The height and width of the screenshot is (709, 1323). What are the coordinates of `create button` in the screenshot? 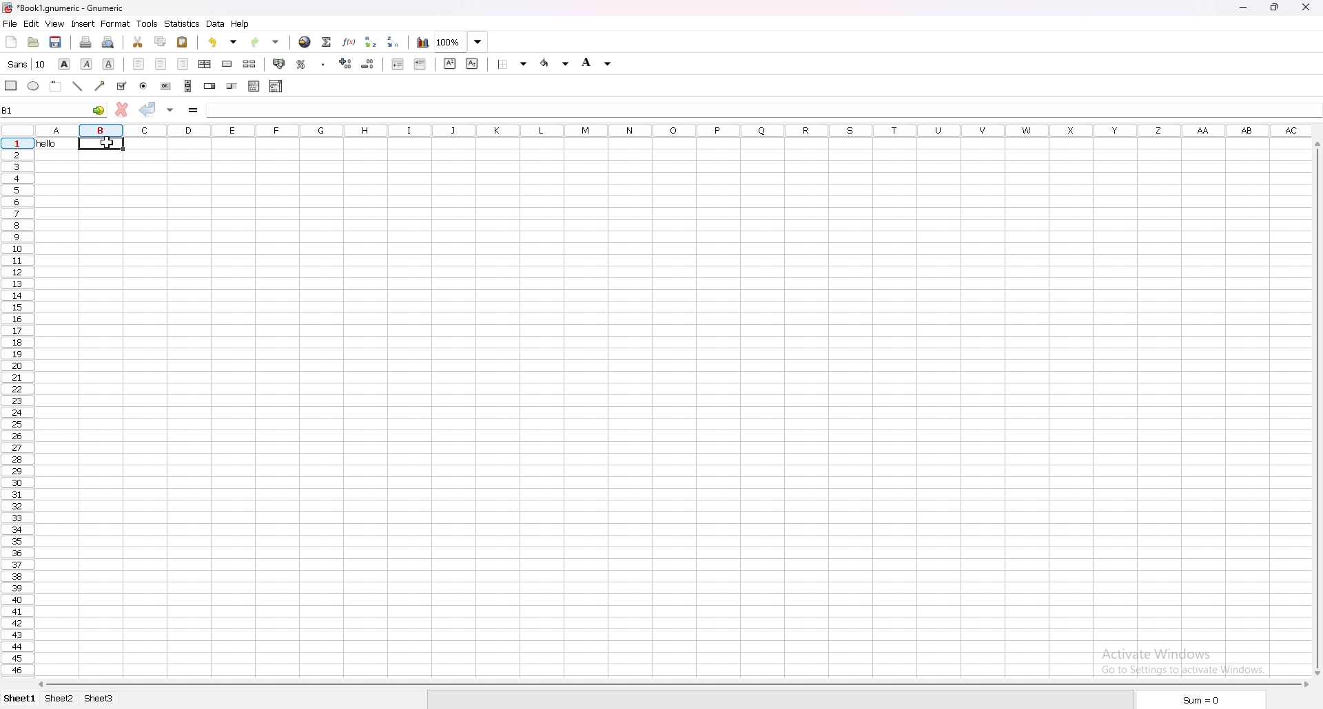 It's located at (166, 86).